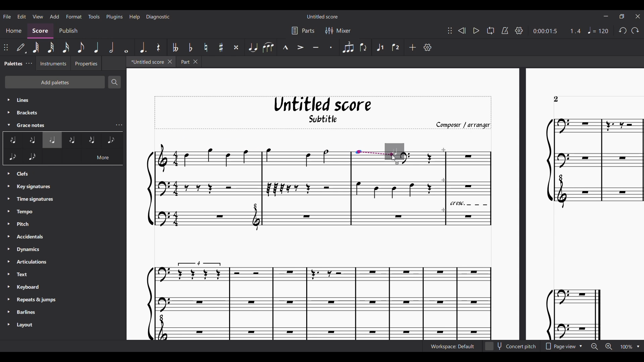 The height and width of the screenshot is (362, 644). Describe the element at coordinates (169, 62) in the screenshot. I see `Close current tab` at that location.